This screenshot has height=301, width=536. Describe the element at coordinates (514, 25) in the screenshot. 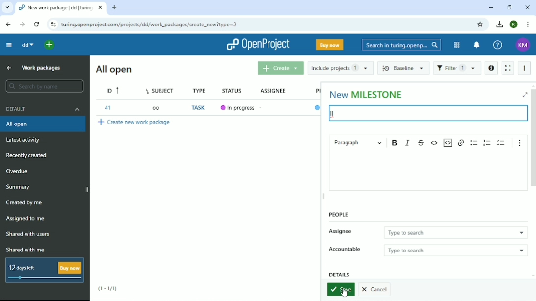

I see `K` at that location.